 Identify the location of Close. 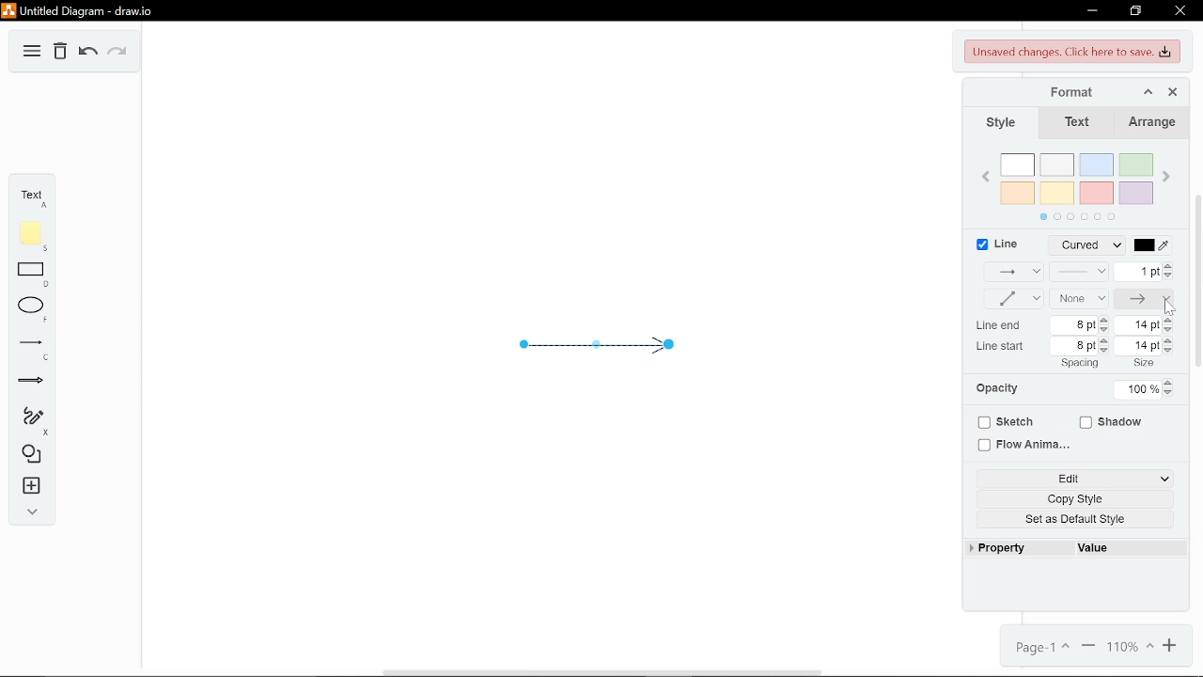
(1180, 12).